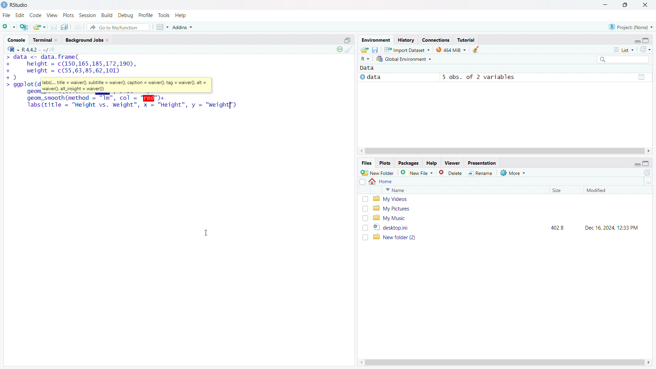  I want to click on profile, so click(146, 15).